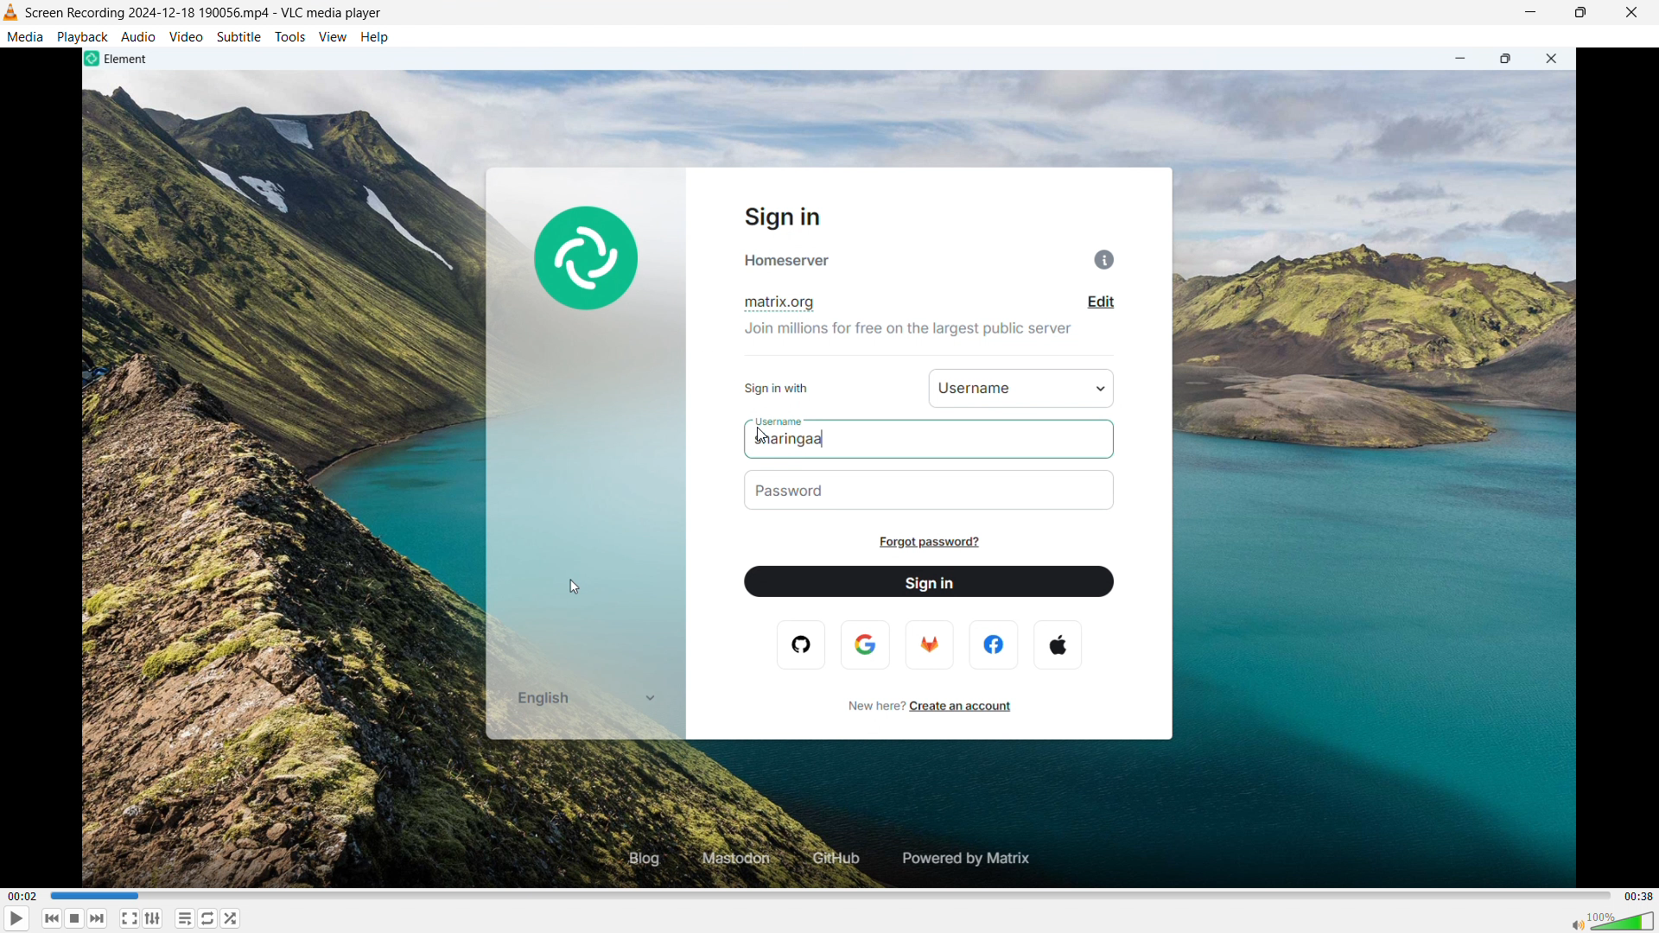 The height and width of the screenshot is (933, 1659). I want to click on powered by matrix, so click(965, 858).